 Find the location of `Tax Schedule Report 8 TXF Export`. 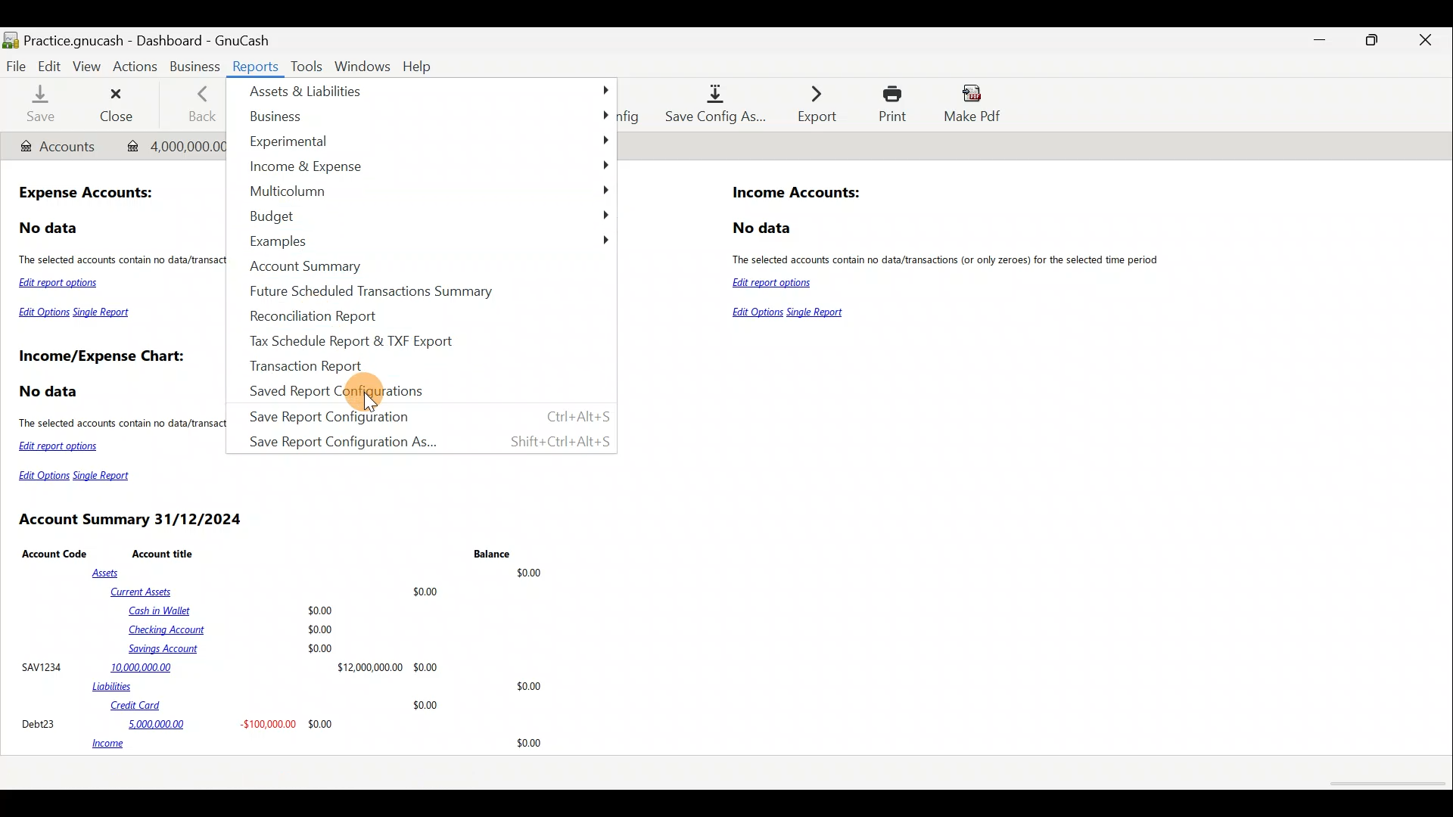

Tax Schedule Report 8 TXF Export is located at coordinates (354, 341).